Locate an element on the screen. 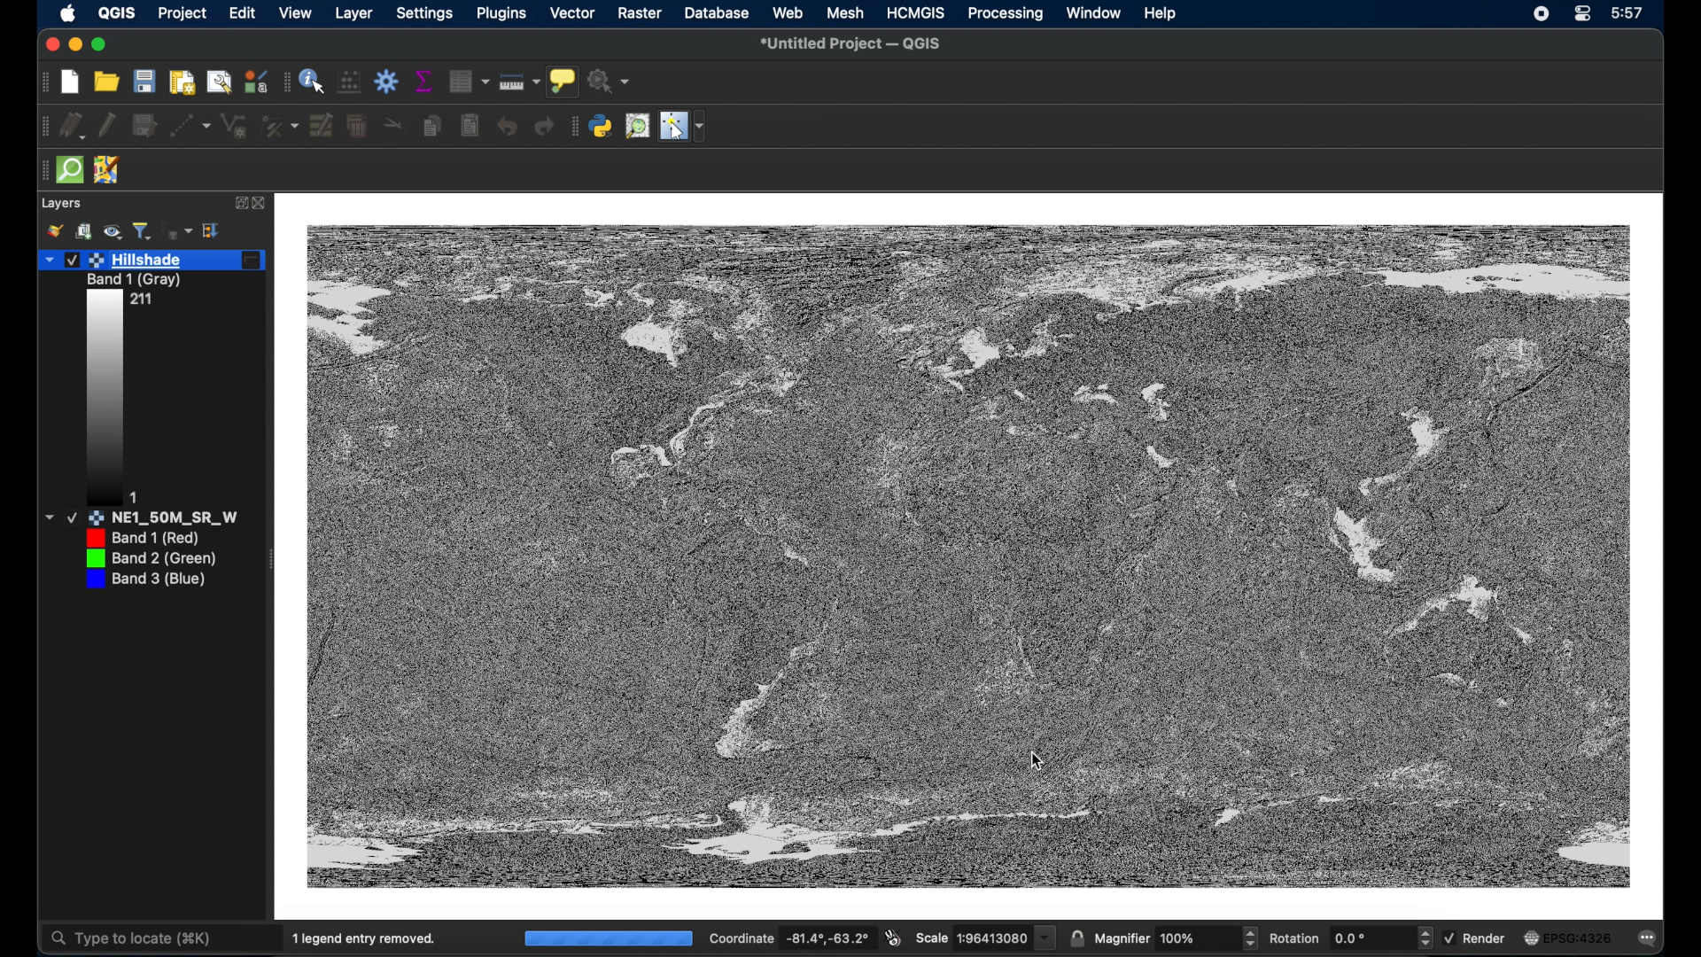 This screenshot has width=1701, height=957. drag handle is located at coordinates (42, 170).